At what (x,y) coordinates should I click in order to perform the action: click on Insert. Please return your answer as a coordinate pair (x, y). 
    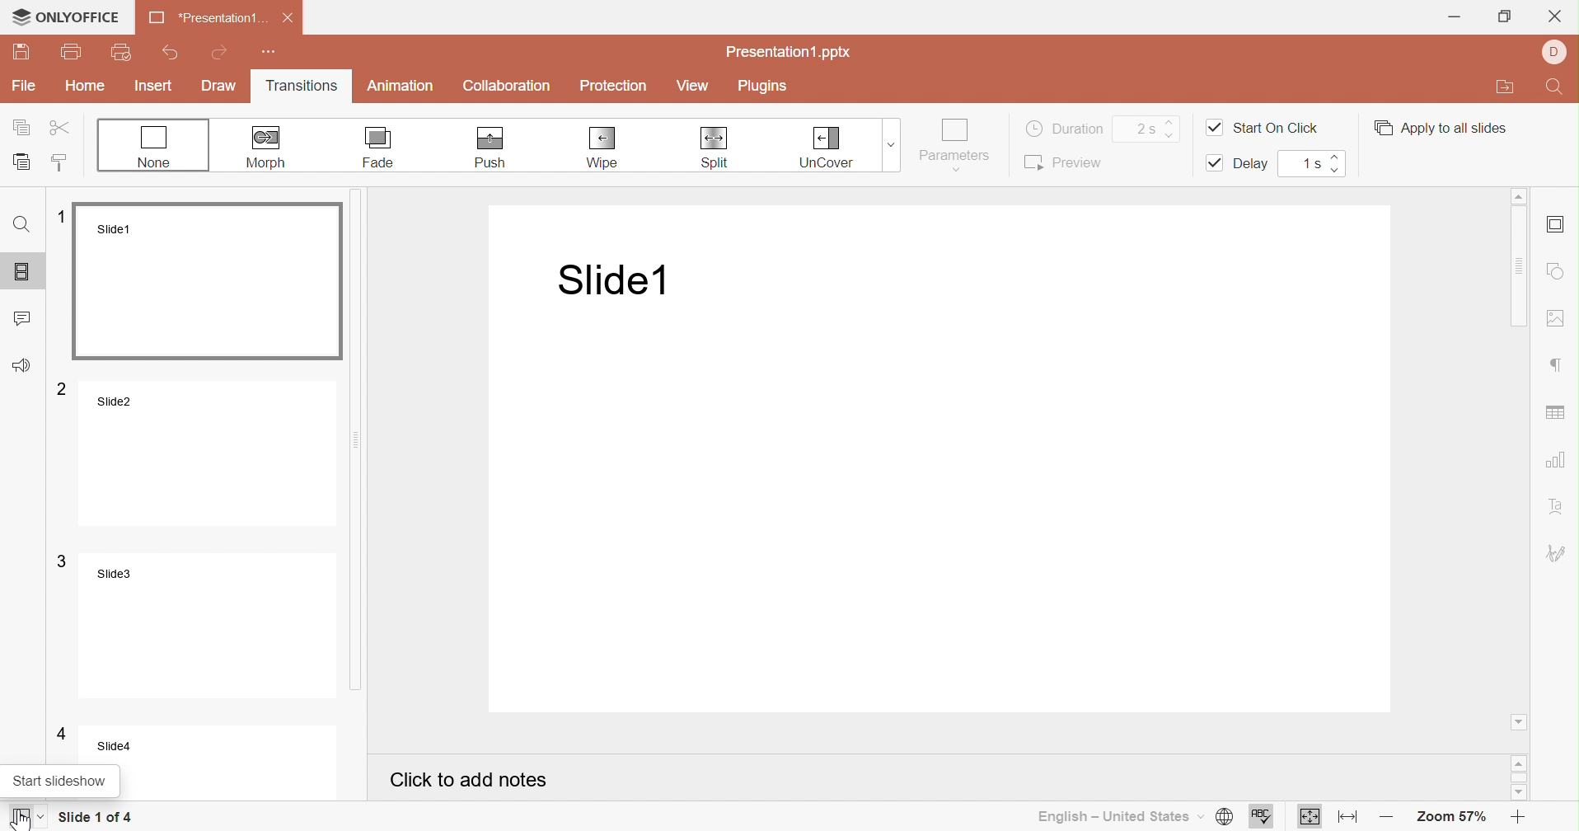
    Looking at the image, I should click on (154, 87).